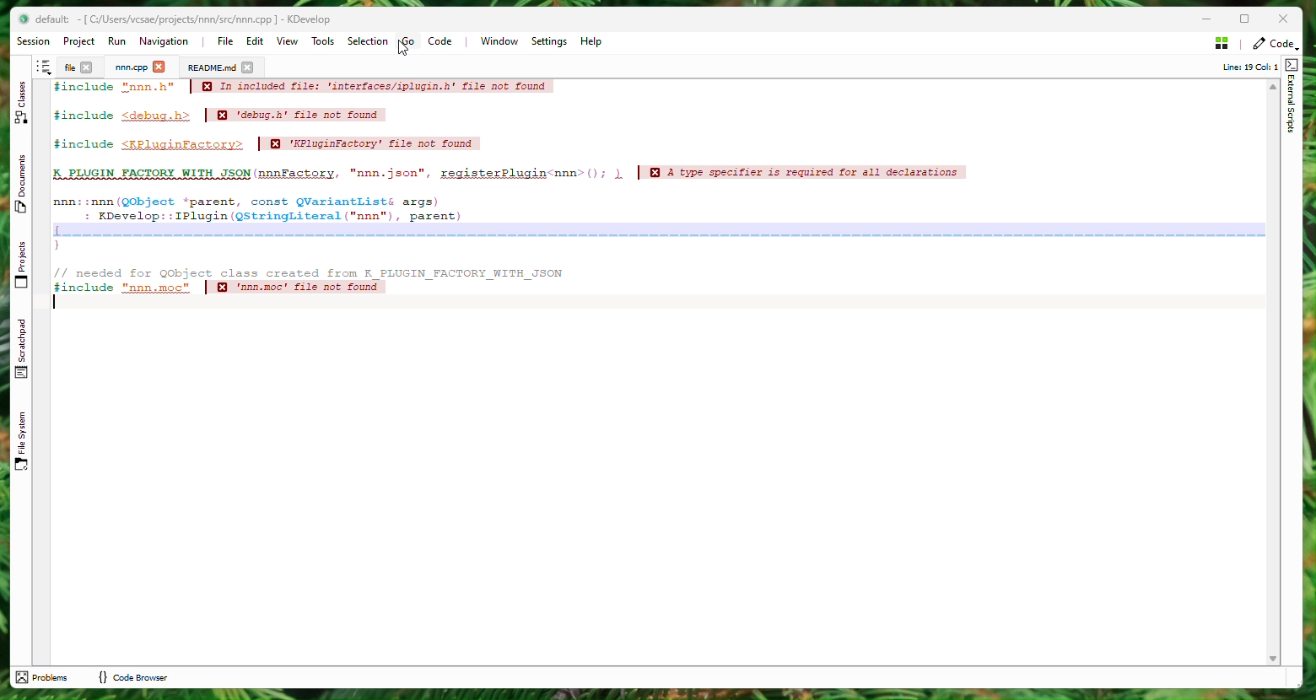  I want to click on , so click(1232, 67).